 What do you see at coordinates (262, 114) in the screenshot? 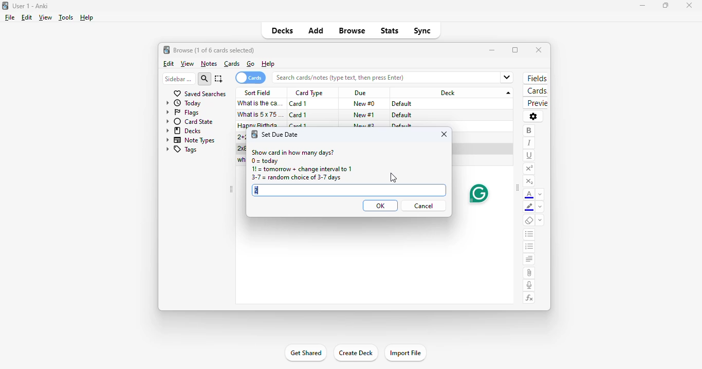
I see `what is 5x75=?` at bounding box center [262, 114].